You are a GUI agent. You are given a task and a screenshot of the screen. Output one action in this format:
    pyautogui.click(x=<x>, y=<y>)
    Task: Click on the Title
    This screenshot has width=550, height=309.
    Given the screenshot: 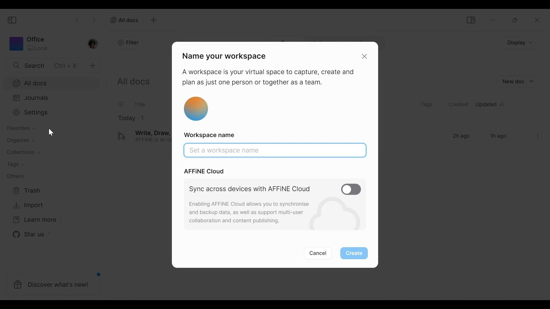 What is the action you would take?
    pyautogui.click(x=139, y=104)
    